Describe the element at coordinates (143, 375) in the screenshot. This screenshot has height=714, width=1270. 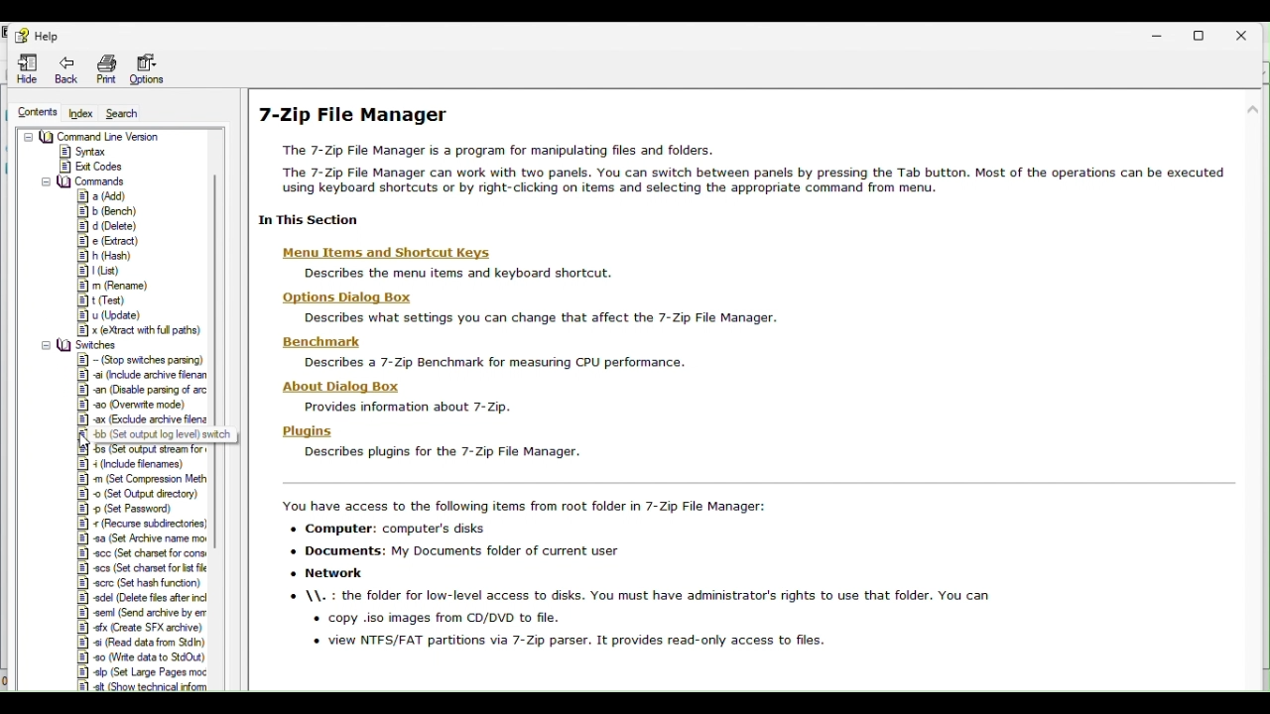
I see `|Z] ai (Include archive fienan` at that location.